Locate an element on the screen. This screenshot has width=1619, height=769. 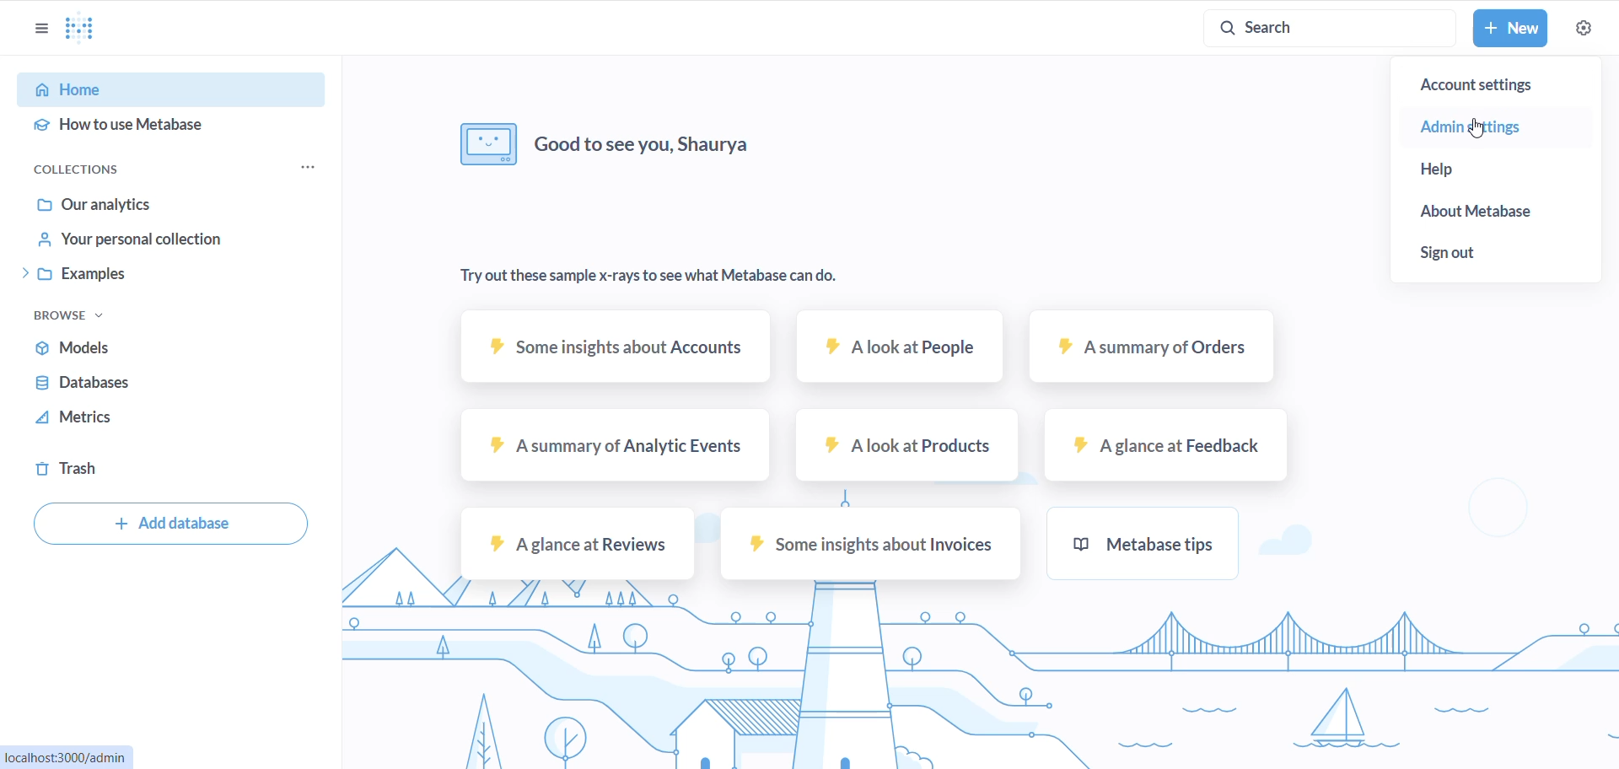
TRASH is located at coordinates (161, 468).